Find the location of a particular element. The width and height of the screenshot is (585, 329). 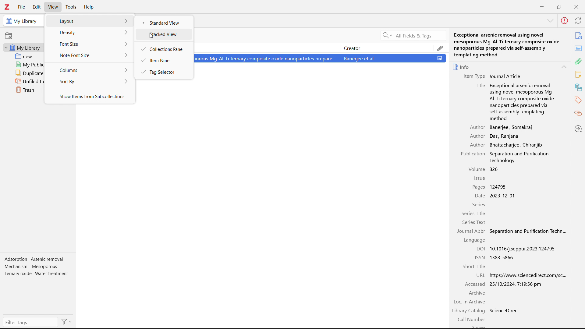

abstract is located at coordinates (578, 48).